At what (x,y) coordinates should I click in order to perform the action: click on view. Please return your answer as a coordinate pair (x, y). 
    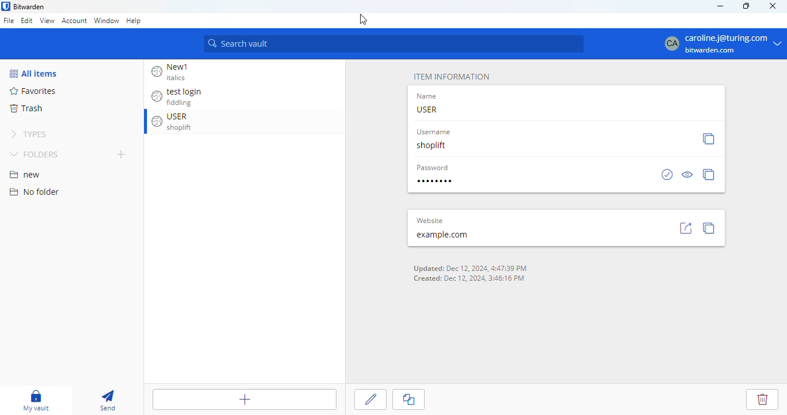
    Looking at the image, I should click on (47, 20).